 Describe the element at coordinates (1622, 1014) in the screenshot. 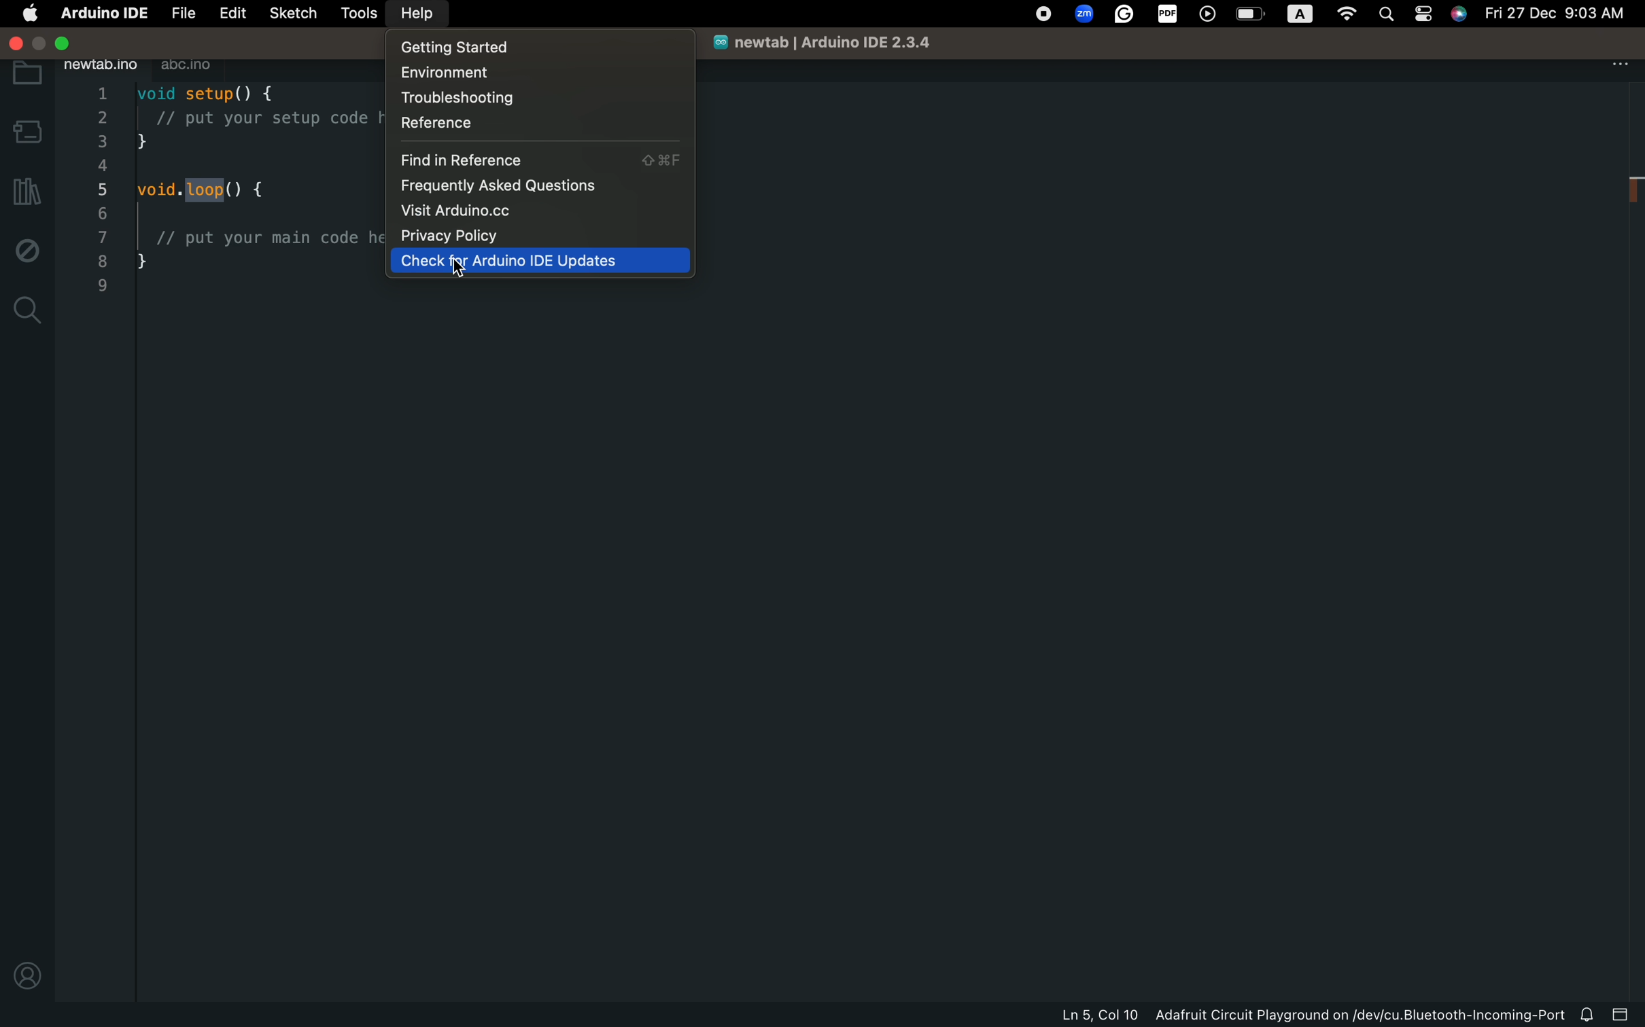

I see `close slide bar` at that location.